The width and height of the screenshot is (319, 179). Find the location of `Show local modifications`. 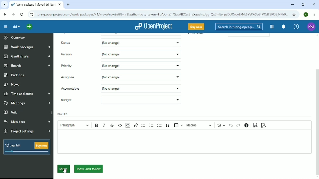

Show local modifications is located at coordinates (222, 126).